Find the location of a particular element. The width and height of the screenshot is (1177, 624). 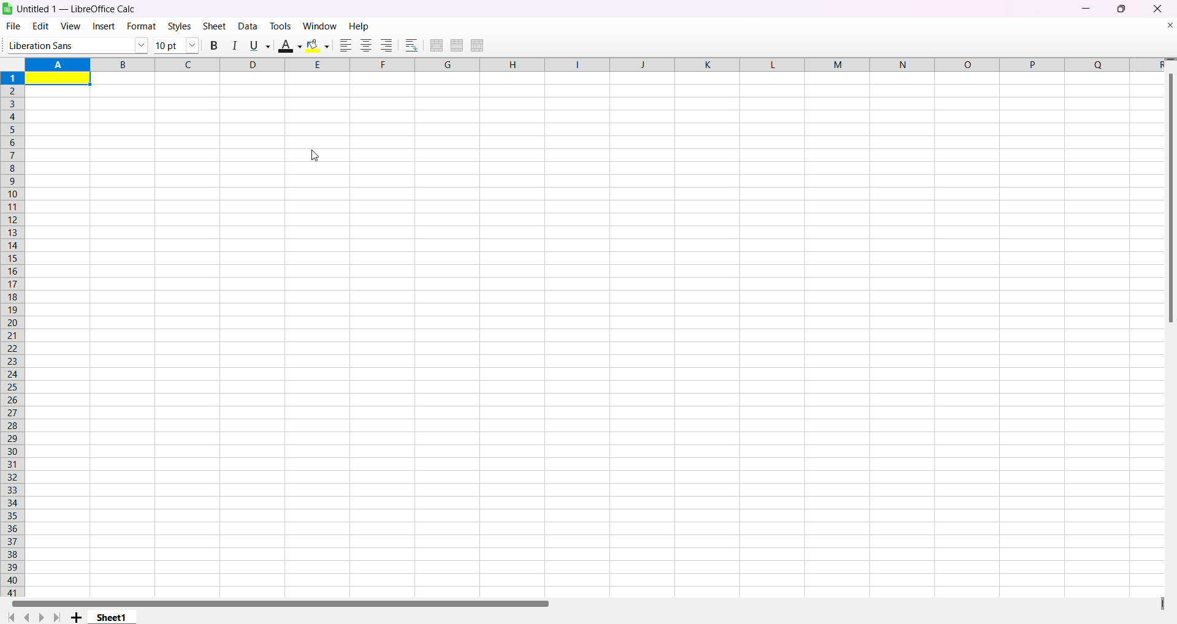

file is located at coordinates (15, 26).